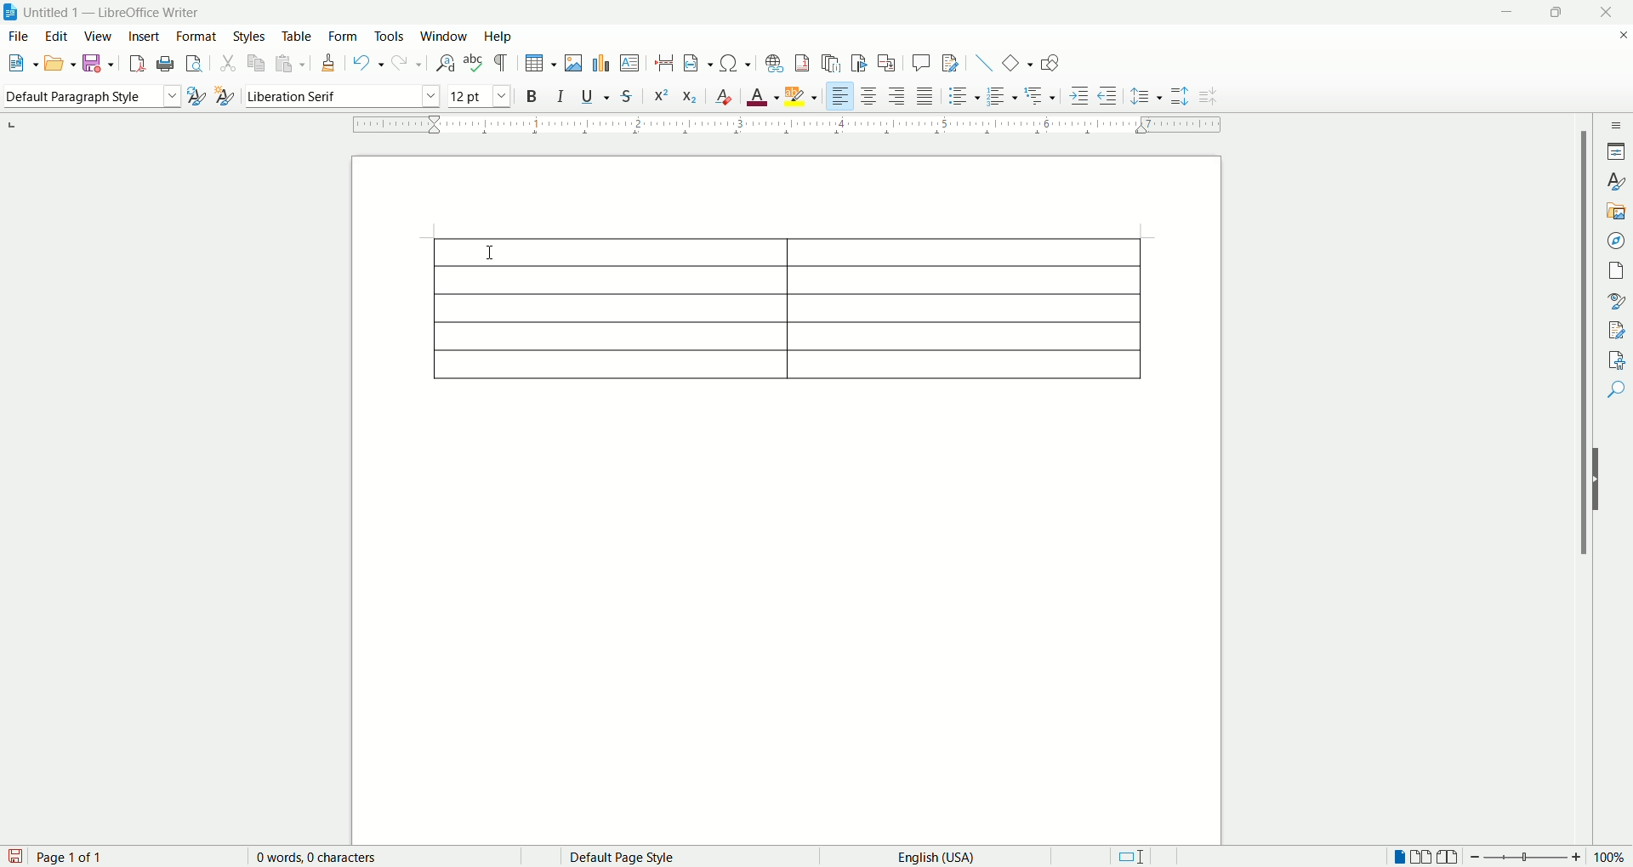  What do you see at coordinates (1559, 13) in the screenshot?
I see `maximize` at bounding box center [1559, 13].